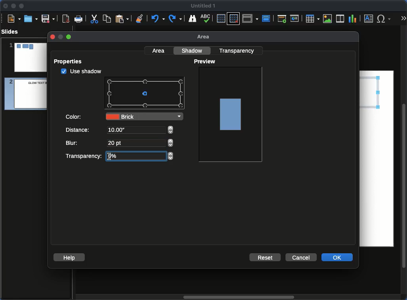 Image resolution: width=407 pixels, height=300 pixels. I want to click on Textbox, so click(369, 18).